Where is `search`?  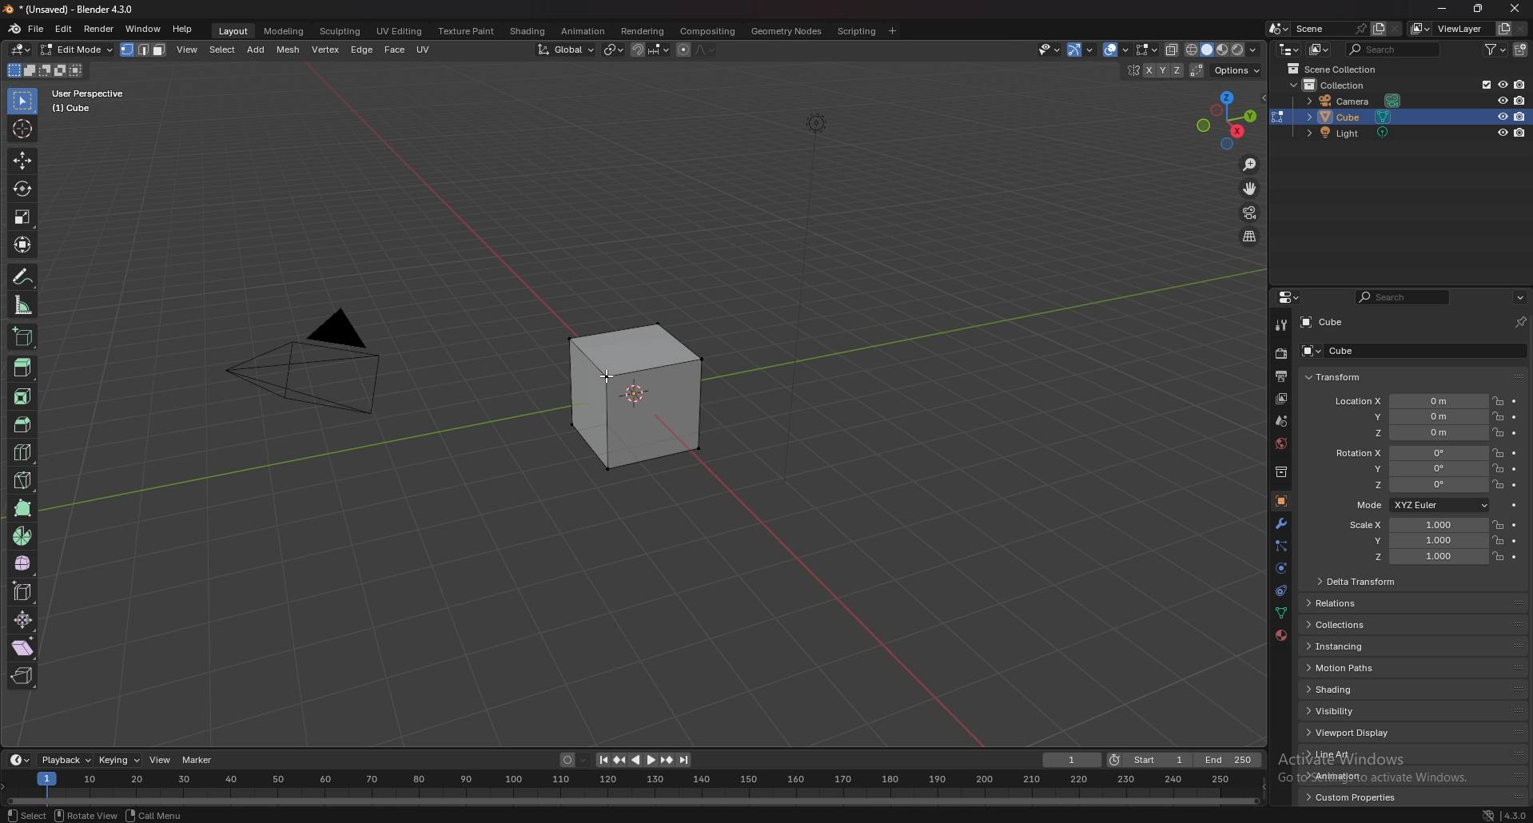
search is located at coordinates (1392, 49).